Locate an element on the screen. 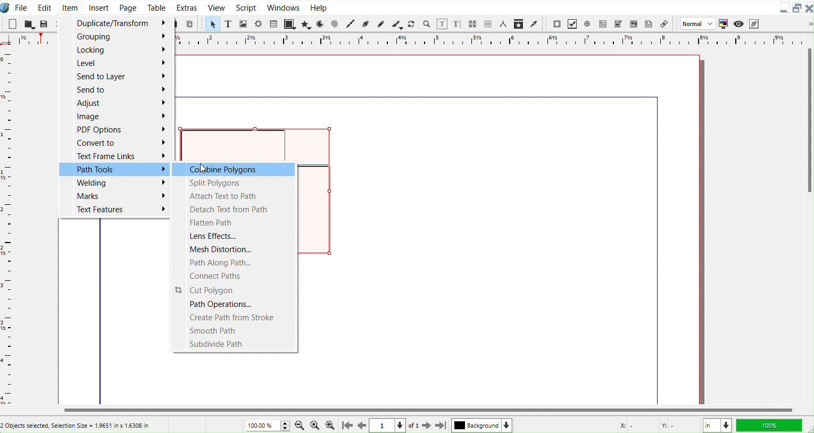 The width and height of the screenshot is (814, 433). Table is located at coordinates (273, 23).